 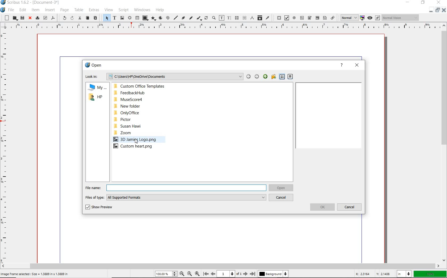 What do you see at coordinates (176, 197) in the screenshot?
I see `FILES OF TYPE` at bounding box center [176, 197].